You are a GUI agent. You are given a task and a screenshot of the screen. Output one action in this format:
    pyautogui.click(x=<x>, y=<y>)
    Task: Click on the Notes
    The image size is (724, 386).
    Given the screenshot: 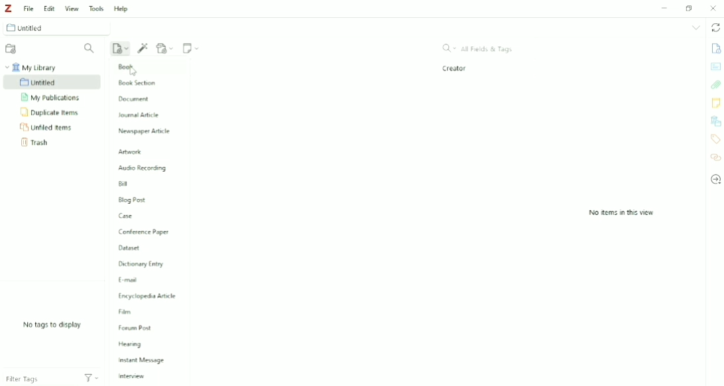 What is the action you would take?
    pyautogui.click(x=715, y=103)
    